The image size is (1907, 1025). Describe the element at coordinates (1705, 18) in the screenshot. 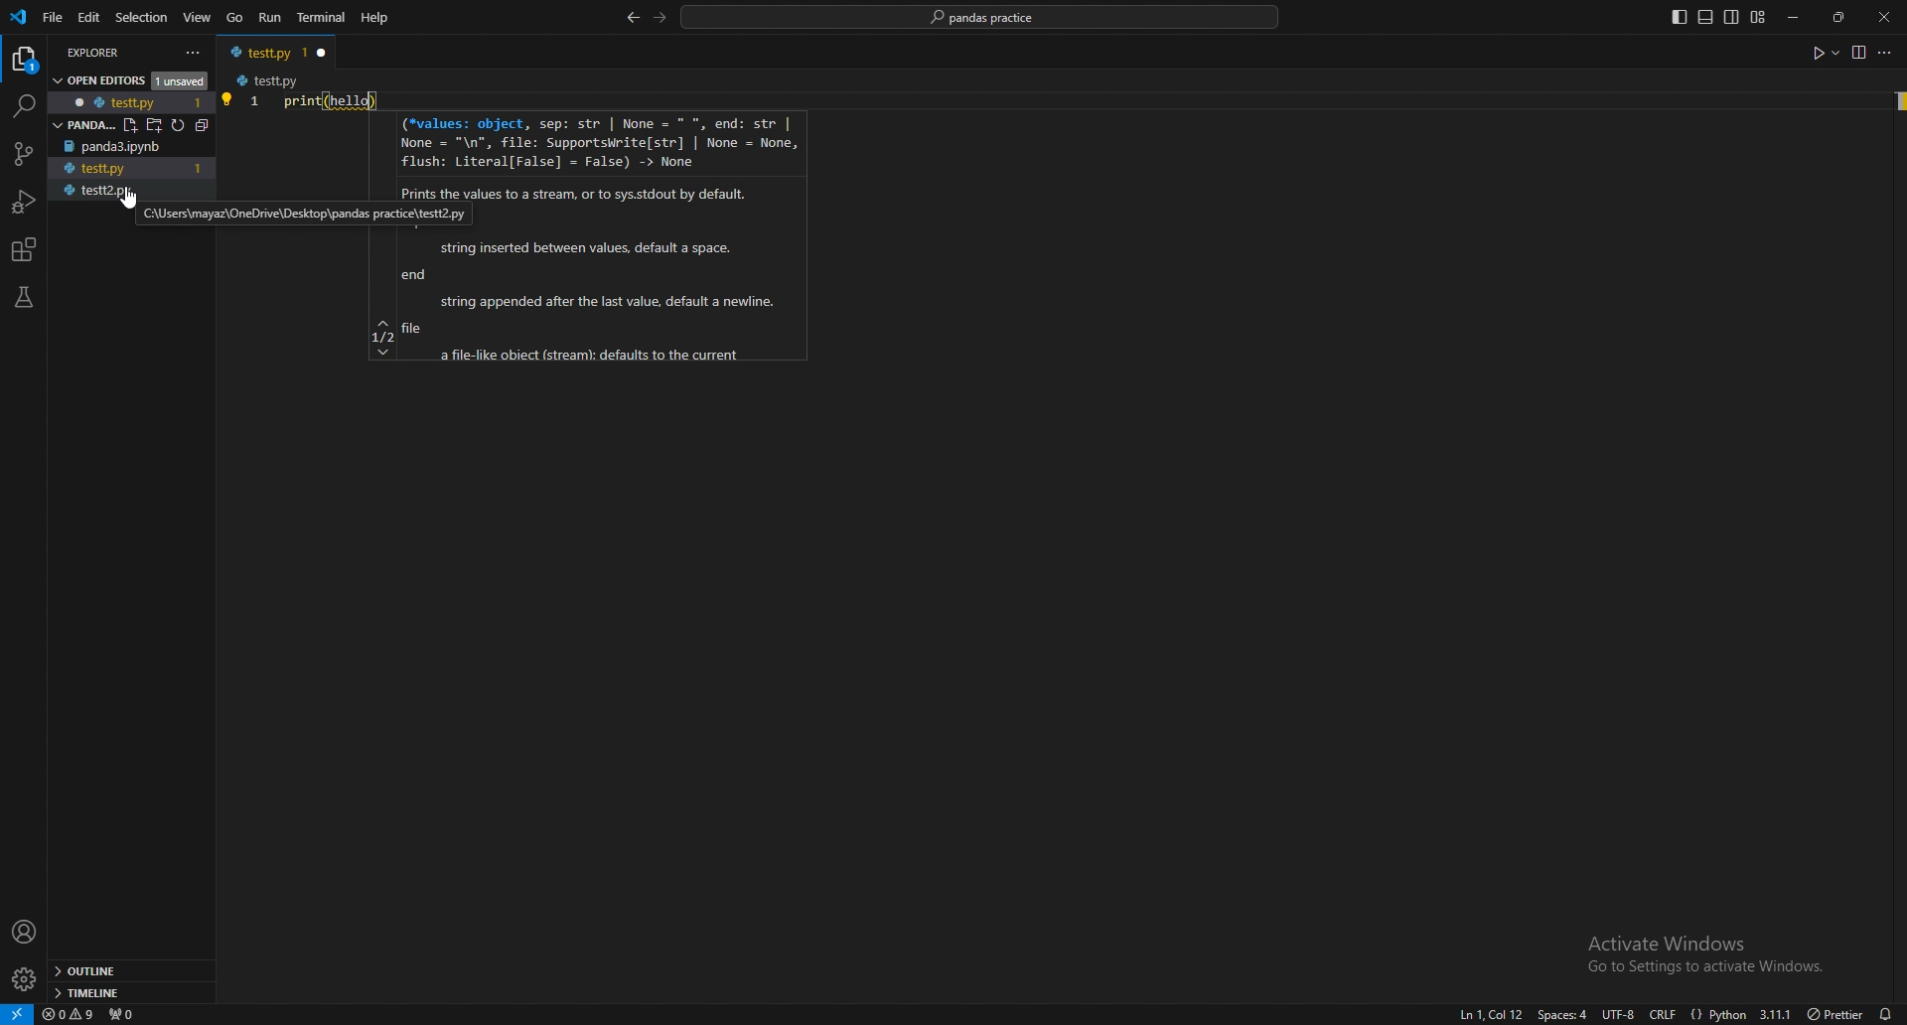

I see `toggle panel` at that location.